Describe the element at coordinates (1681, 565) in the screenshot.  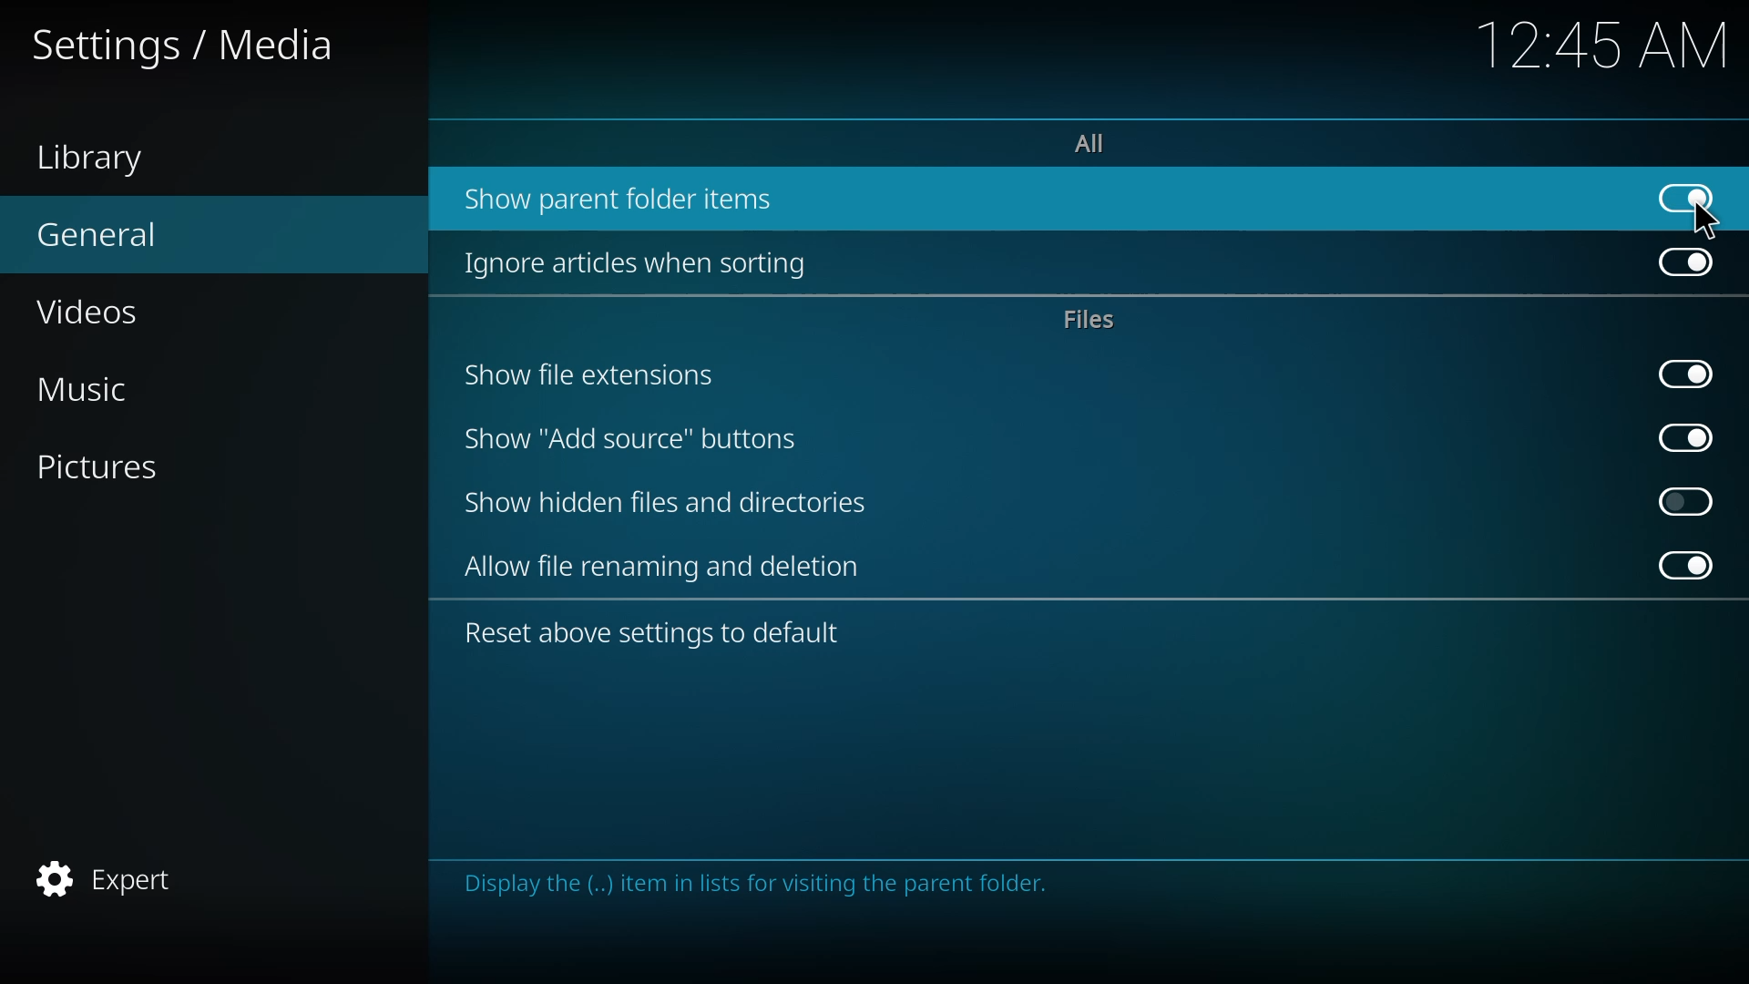
I see `enabled` at that location.